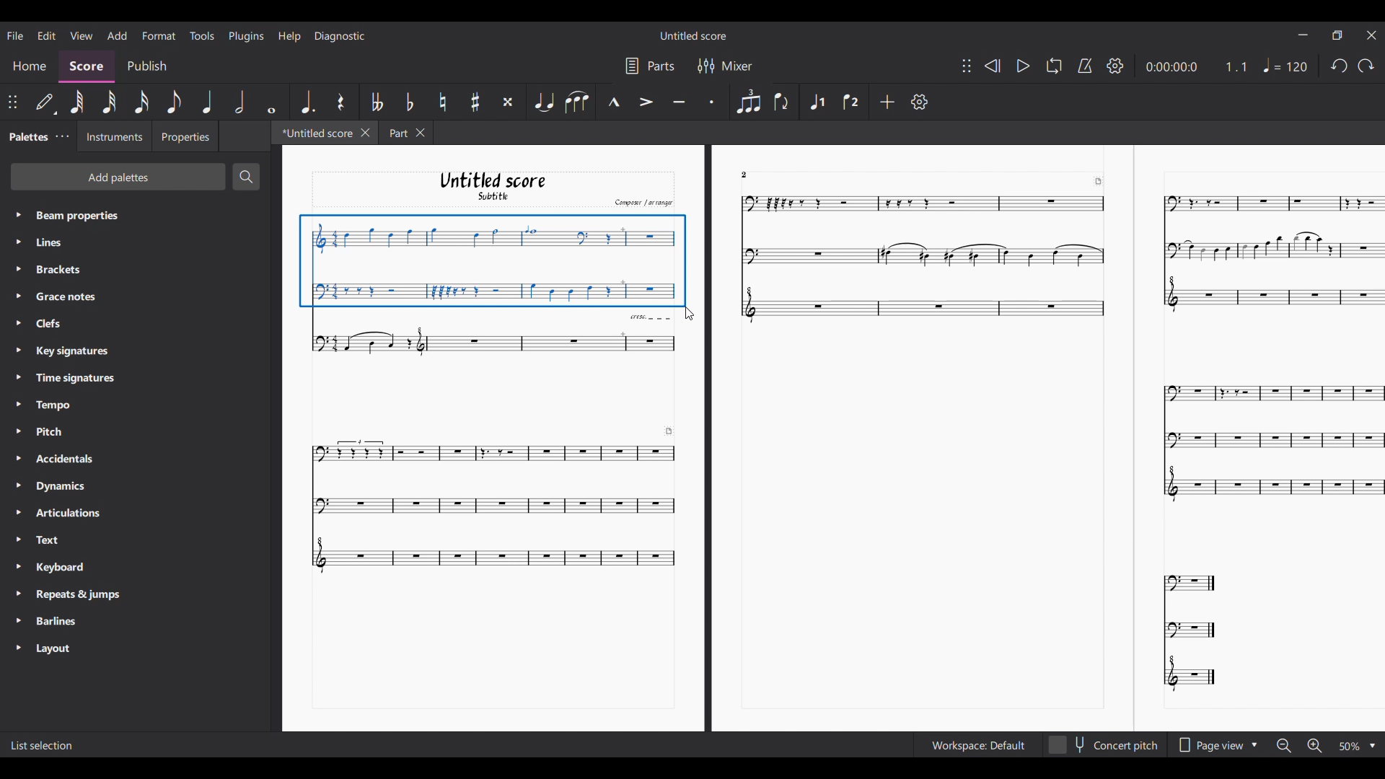 The width and height of the screenshot is (1385, 779). What do you see at coordinates (1272, 292) in the screenshot?
I see `` at bounding box center [1272, 292].